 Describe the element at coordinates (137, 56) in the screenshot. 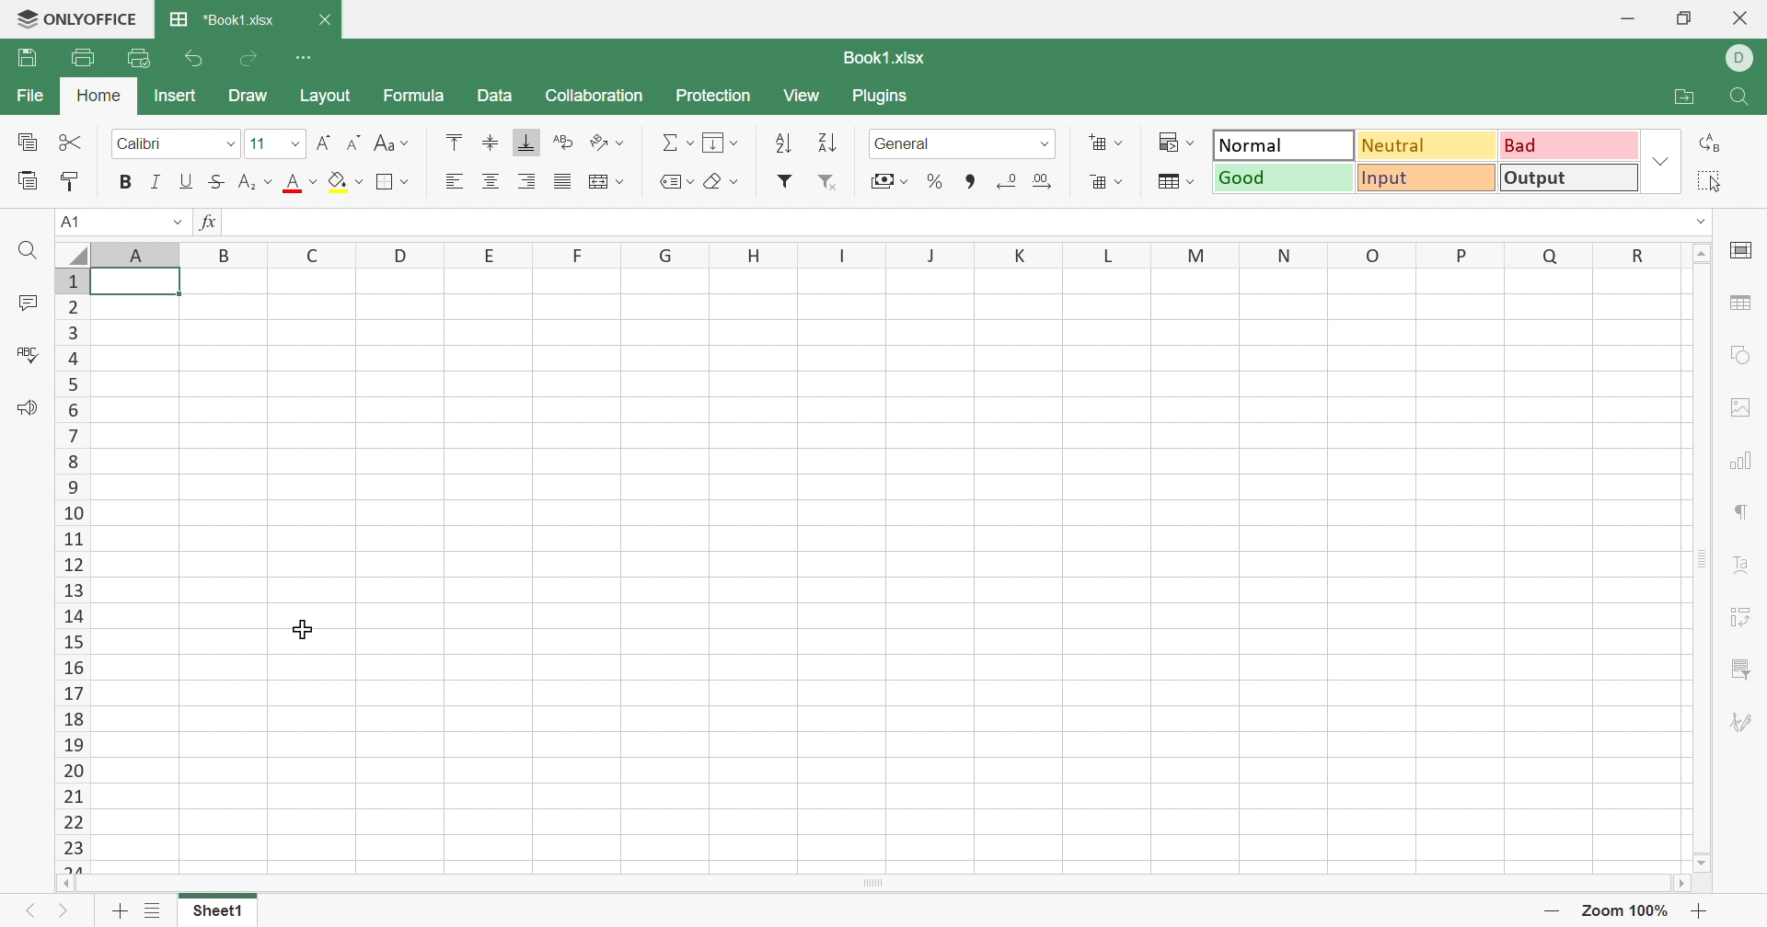

I see `Quick Print` at that location.